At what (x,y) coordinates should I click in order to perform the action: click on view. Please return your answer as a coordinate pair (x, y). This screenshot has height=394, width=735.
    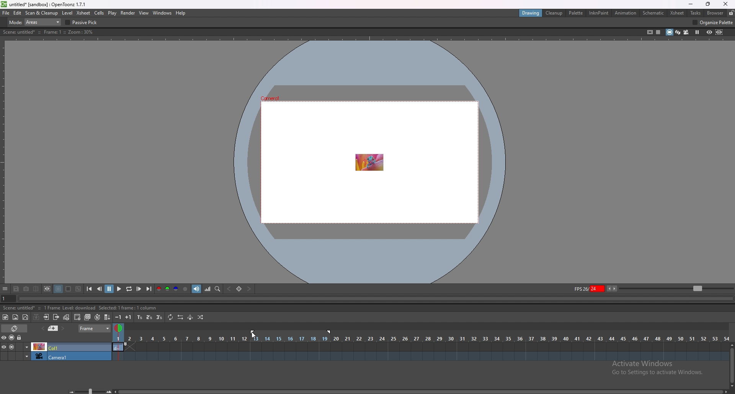
    Looking at the image, I should click on (144, 13).